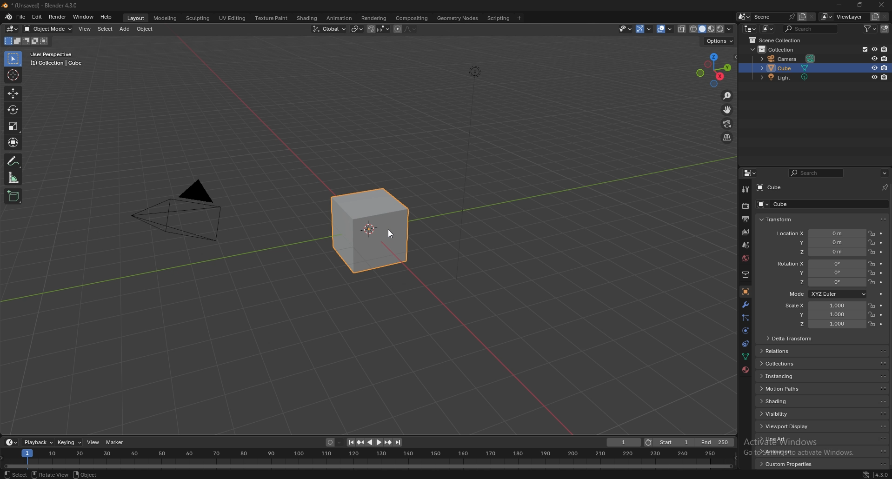  I want to click on transform, so click(779, 220).